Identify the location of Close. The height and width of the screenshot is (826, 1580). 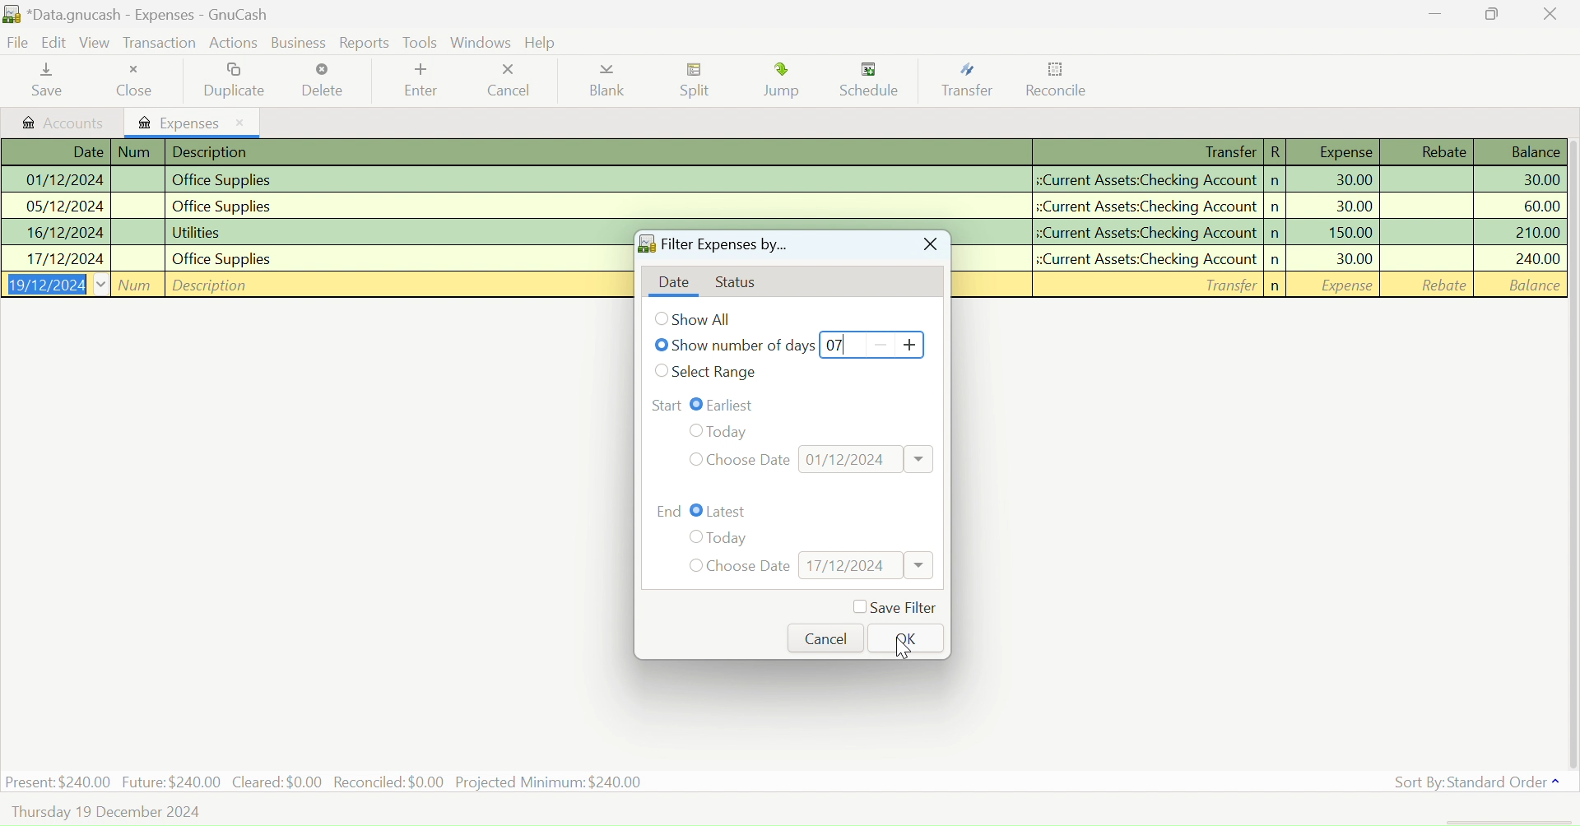
(139, 81).